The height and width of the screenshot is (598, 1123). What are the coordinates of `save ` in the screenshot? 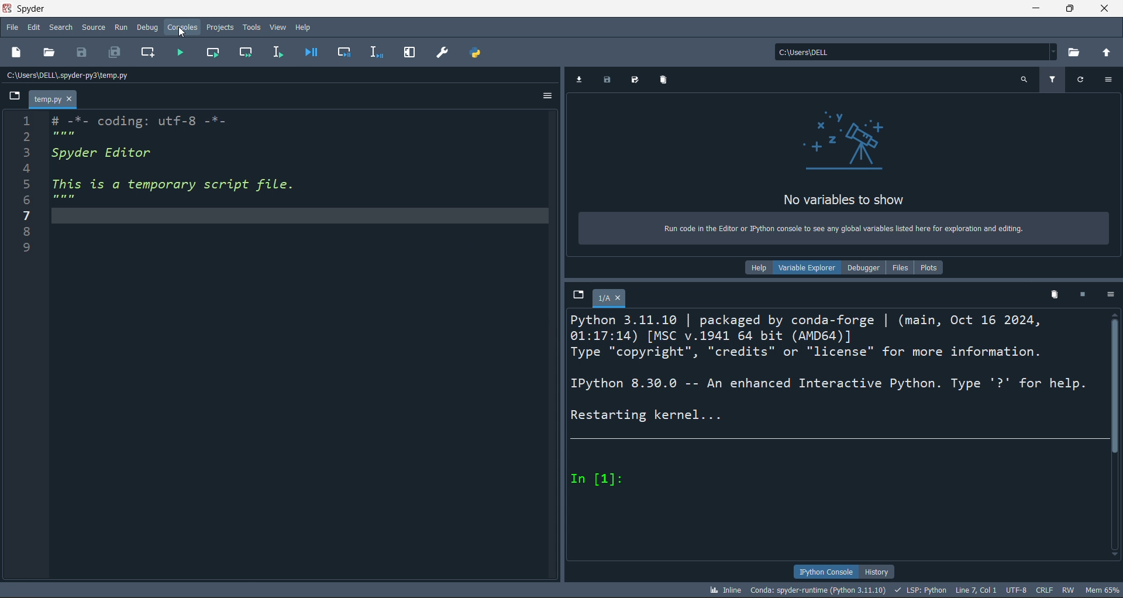 It's located at (608, 81).